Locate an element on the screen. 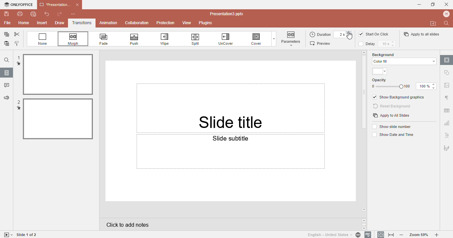 This screenshot has height=238, width=453. Duration is located at coordinates (331, 34).